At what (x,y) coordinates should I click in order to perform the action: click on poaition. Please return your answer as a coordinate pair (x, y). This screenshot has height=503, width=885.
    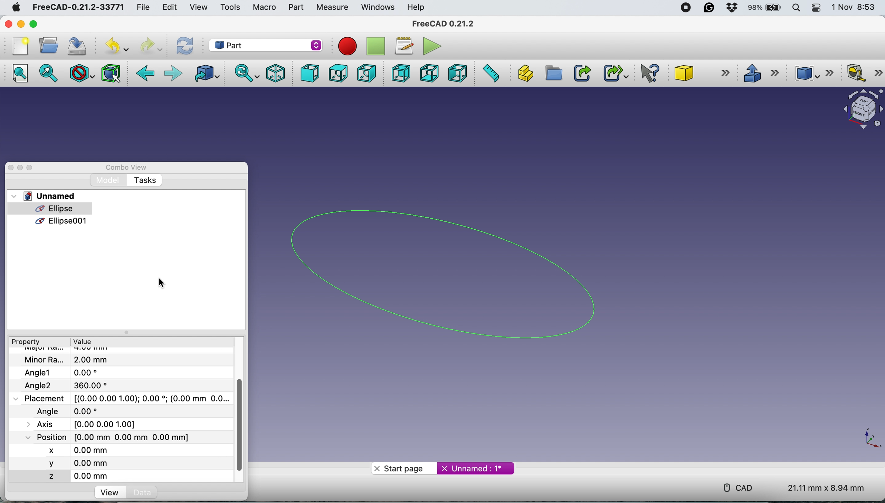
    Looking at the image, I should click on (126, 437).